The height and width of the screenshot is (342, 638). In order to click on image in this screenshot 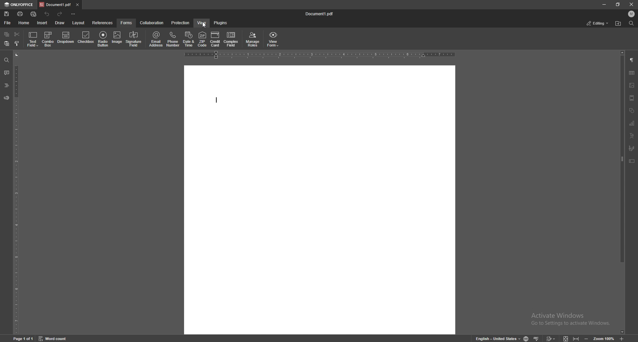, I will do `click(632, 85)`.